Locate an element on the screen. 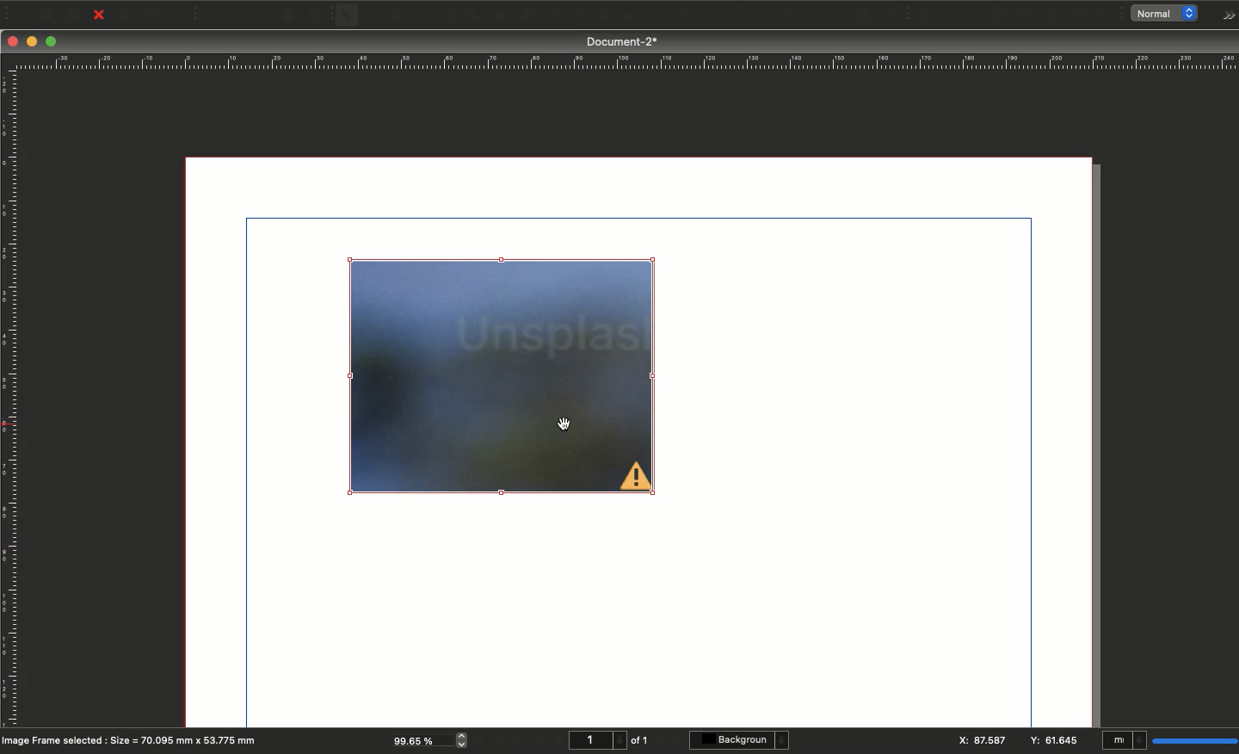  Paste is located at coordinates (319, 15).